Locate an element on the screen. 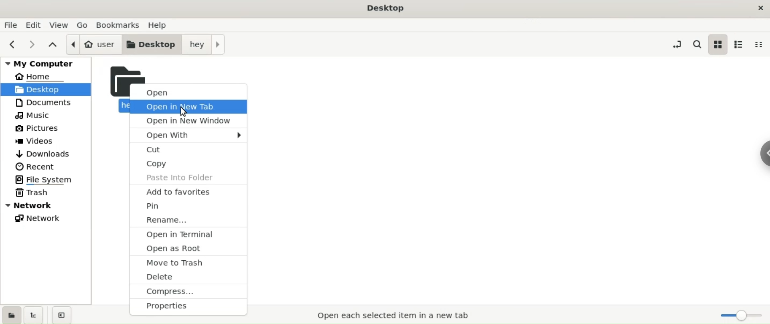  show treeview is located at coordinates (35, 314).